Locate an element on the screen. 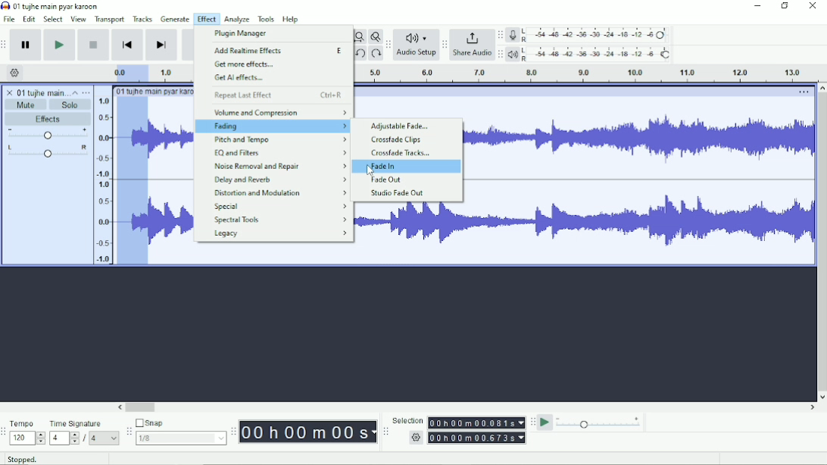  Vertical meter is located at coordinates (101, 179).